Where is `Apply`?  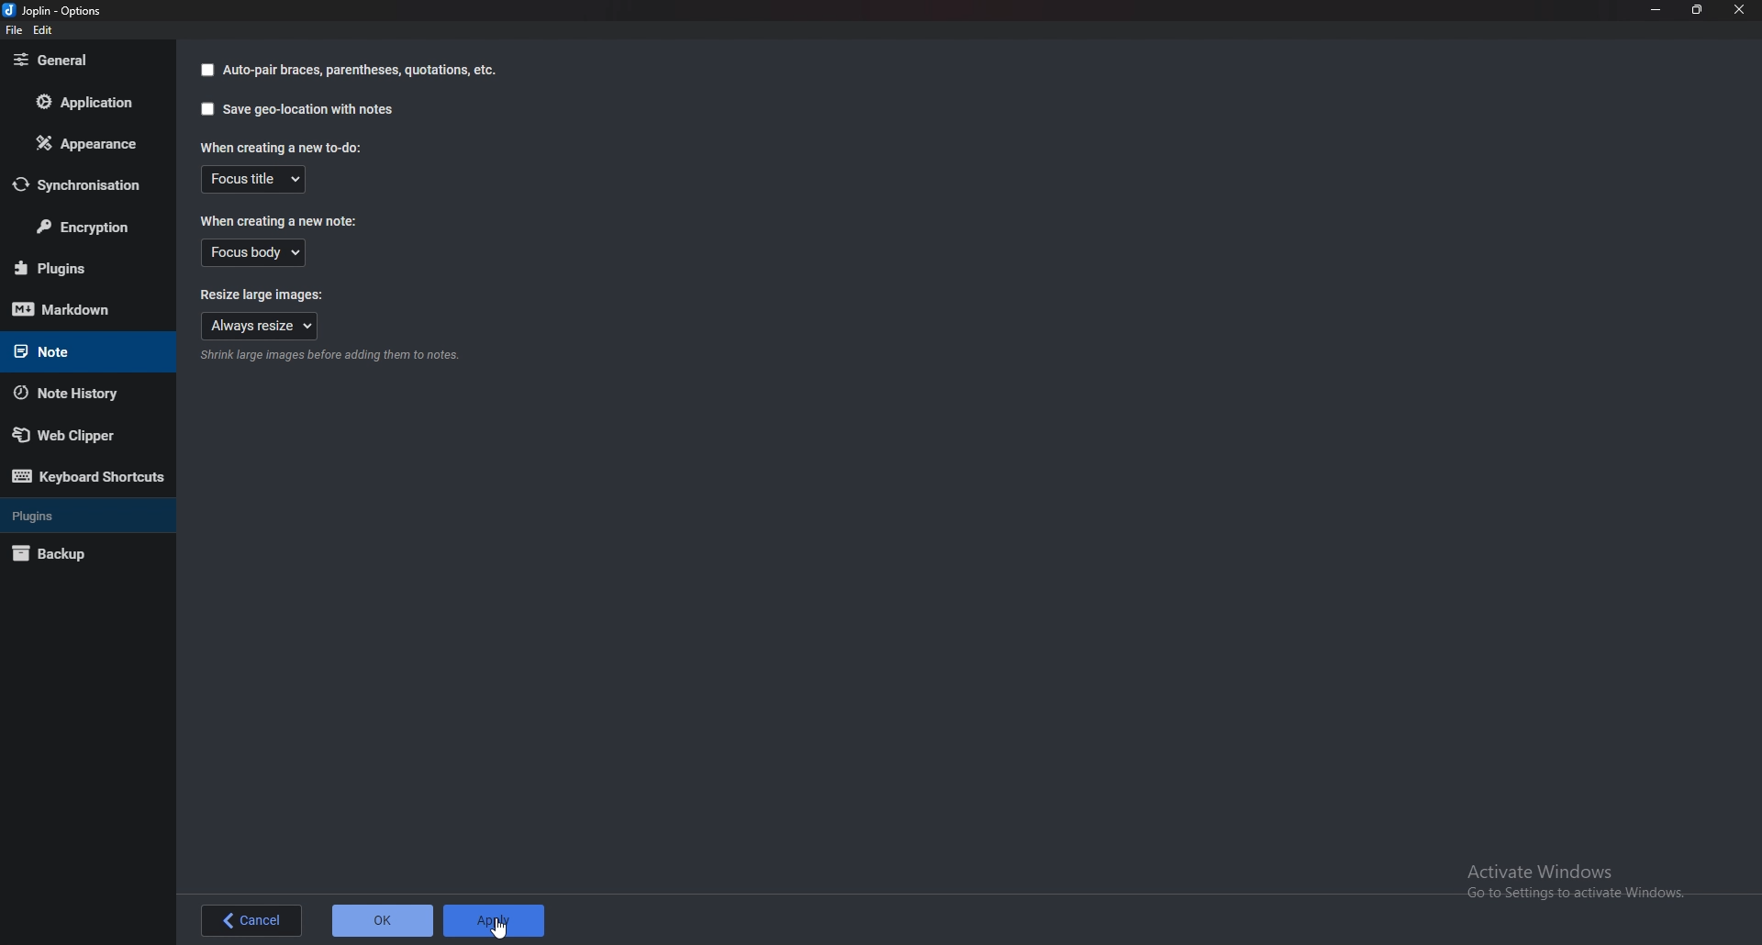
Apply is located at coordinates (499, 928).